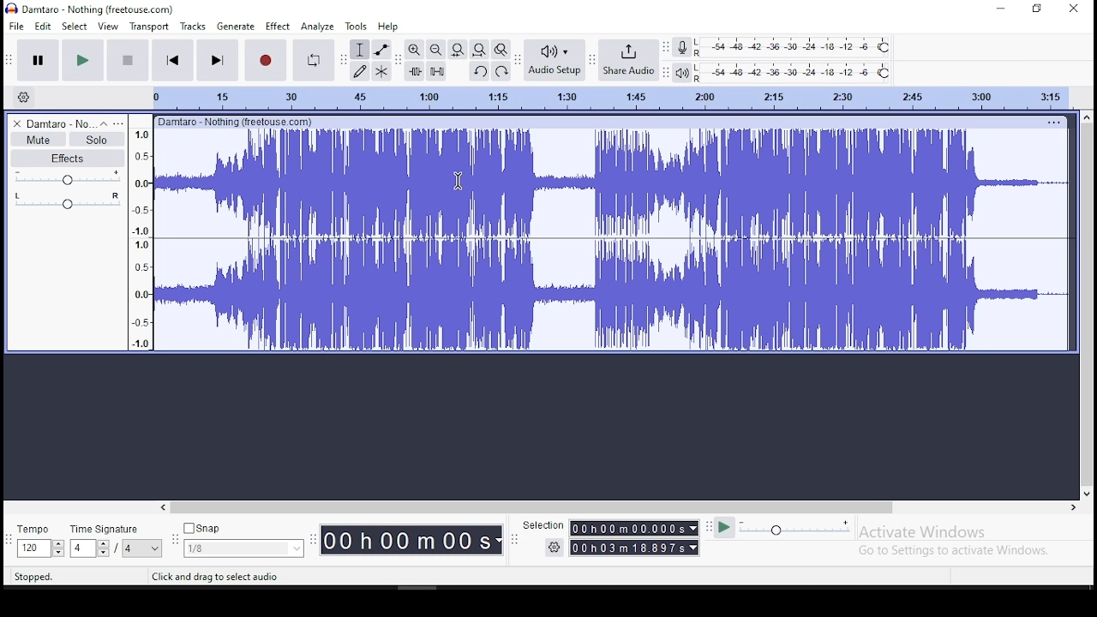 This screenshot has width=1097, height=617. Describe the element at coordinates (794, 47) in the screenshot. I see `recording level` at that location.